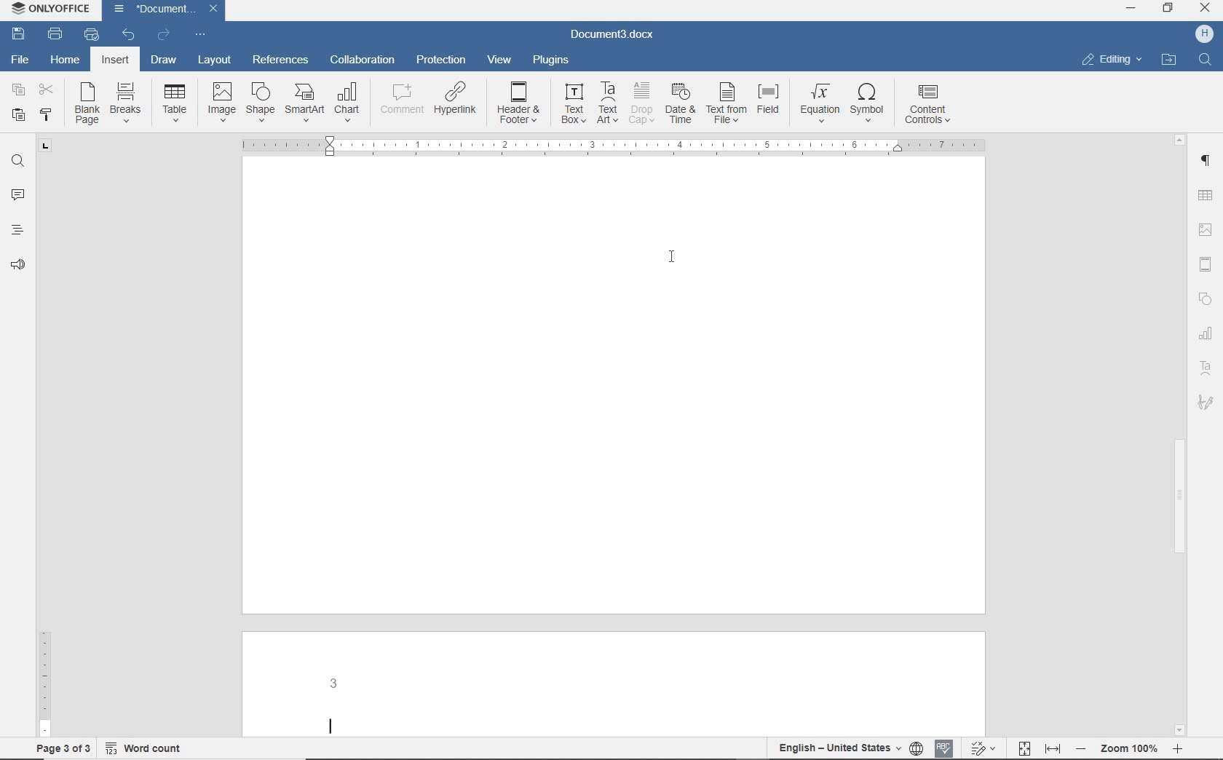 The image size is (1223, 760). Describe the element at coordinates (772, 103) in the screenshot. I see `FIELD` at that location.